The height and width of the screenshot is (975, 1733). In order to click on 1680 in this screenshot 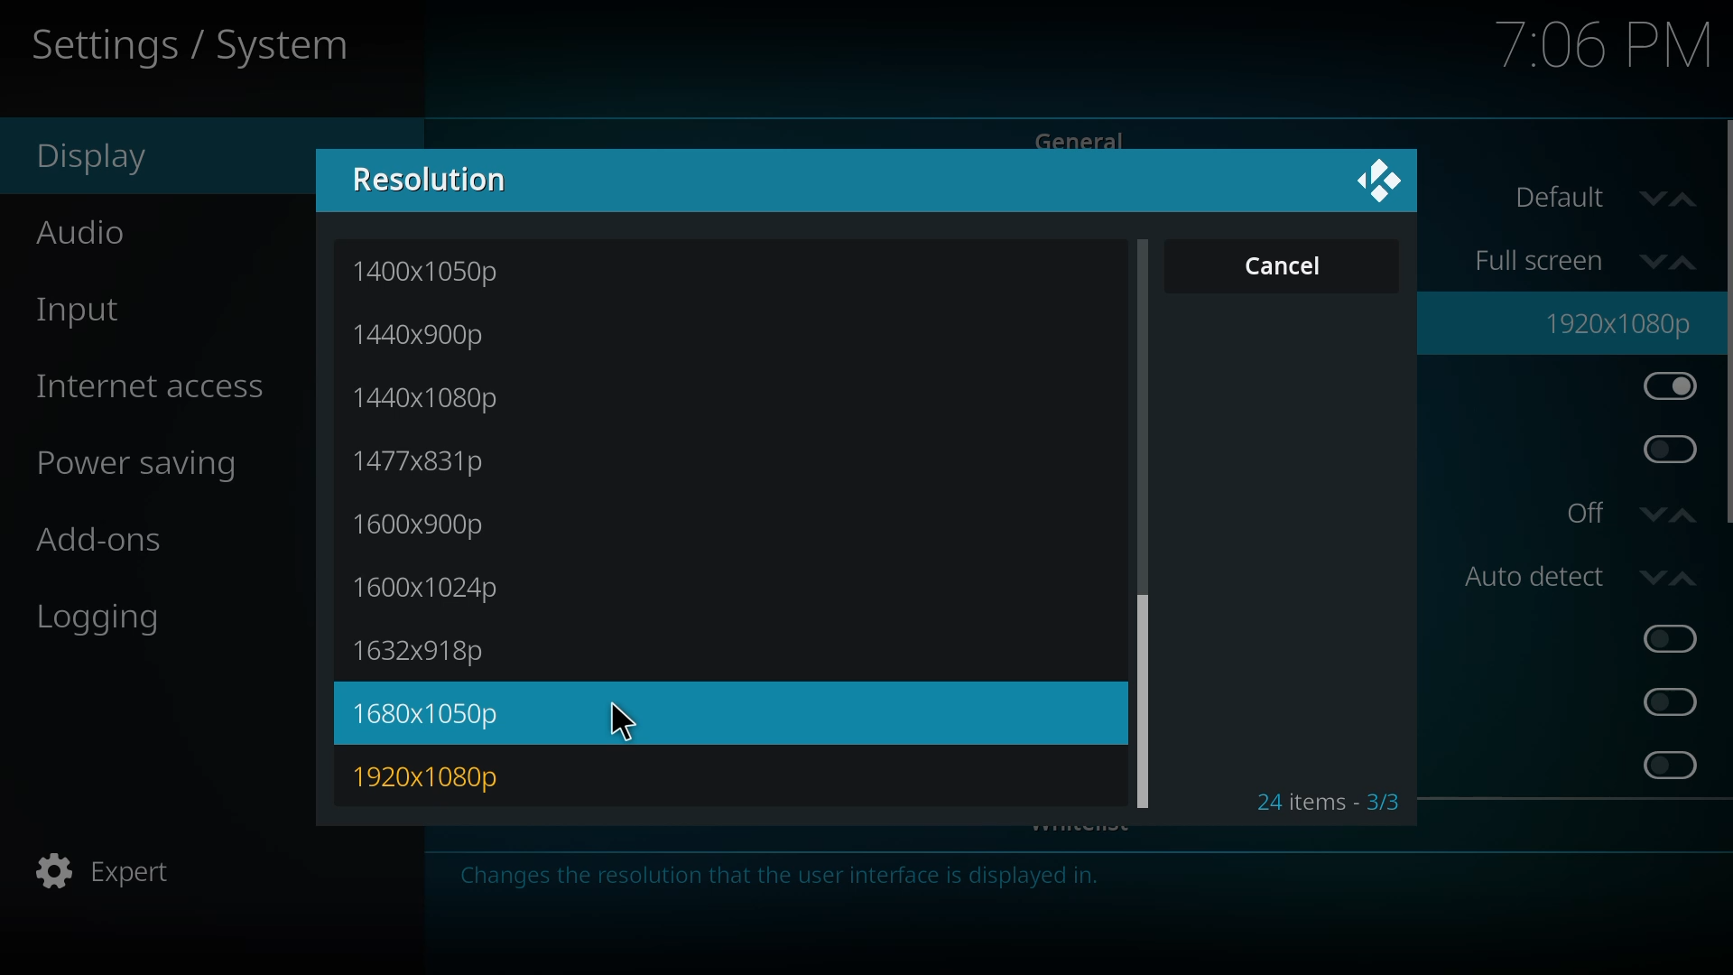, I will do `click(433, 718)`.